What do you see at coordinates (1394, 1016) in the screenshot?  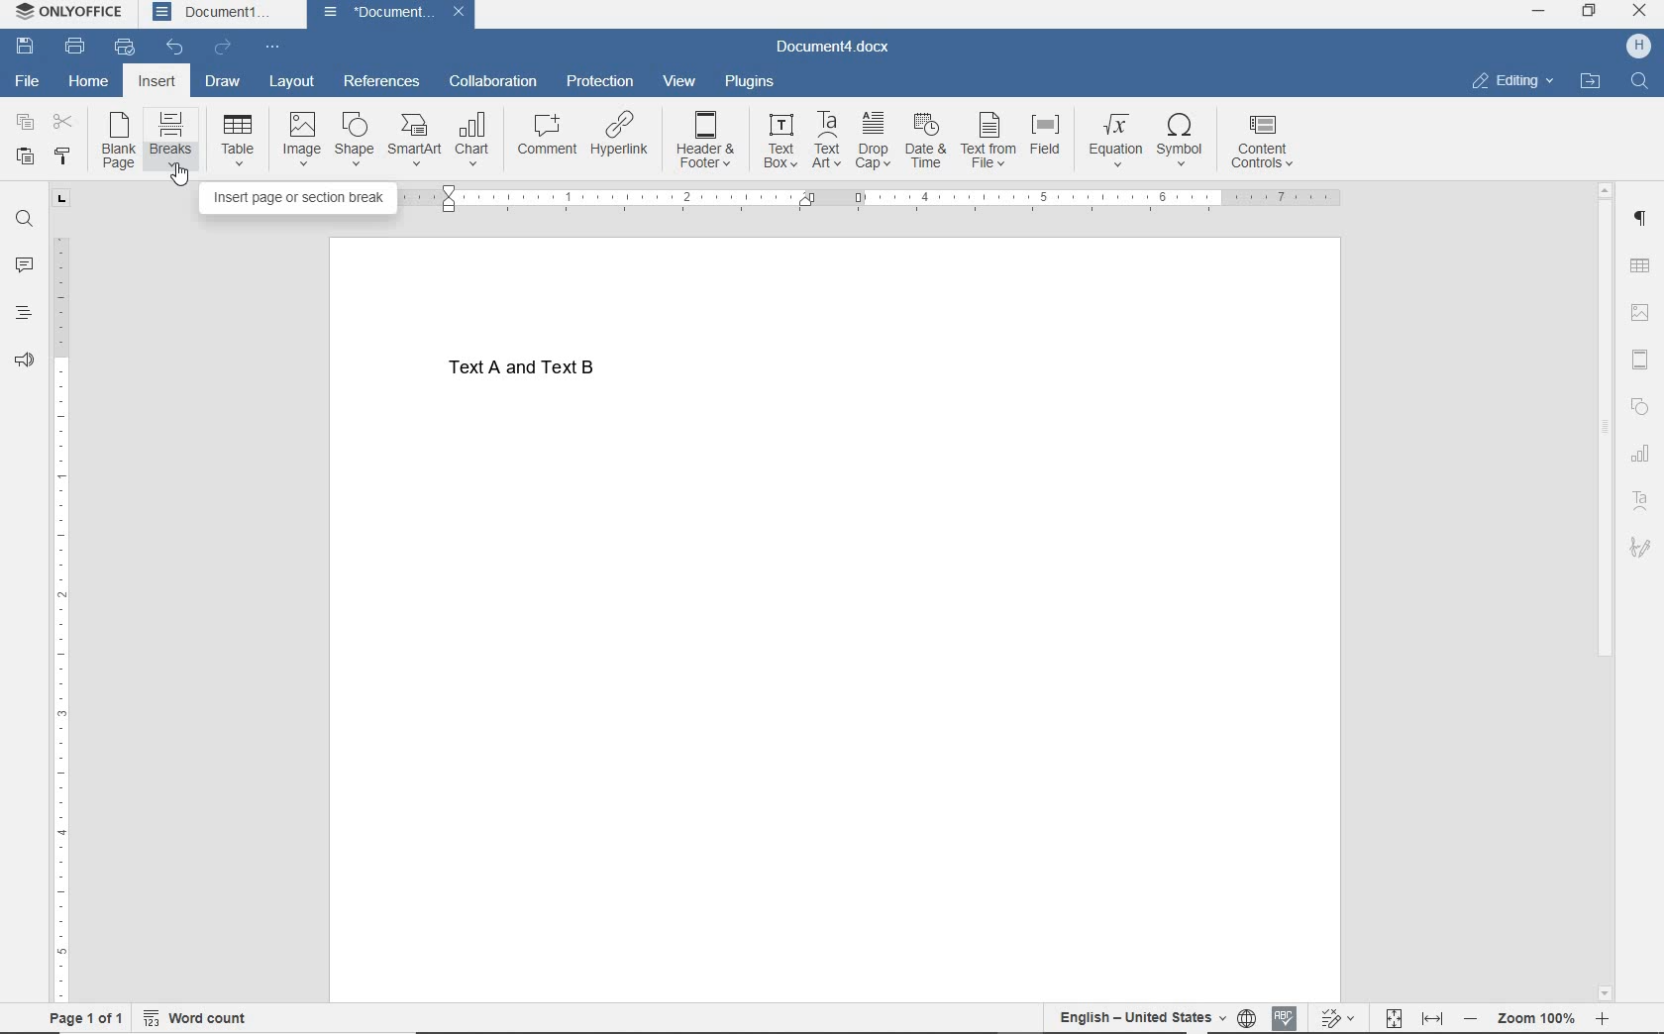 I see `FIT TO PAGE` at bounding box center [1394, 1016].